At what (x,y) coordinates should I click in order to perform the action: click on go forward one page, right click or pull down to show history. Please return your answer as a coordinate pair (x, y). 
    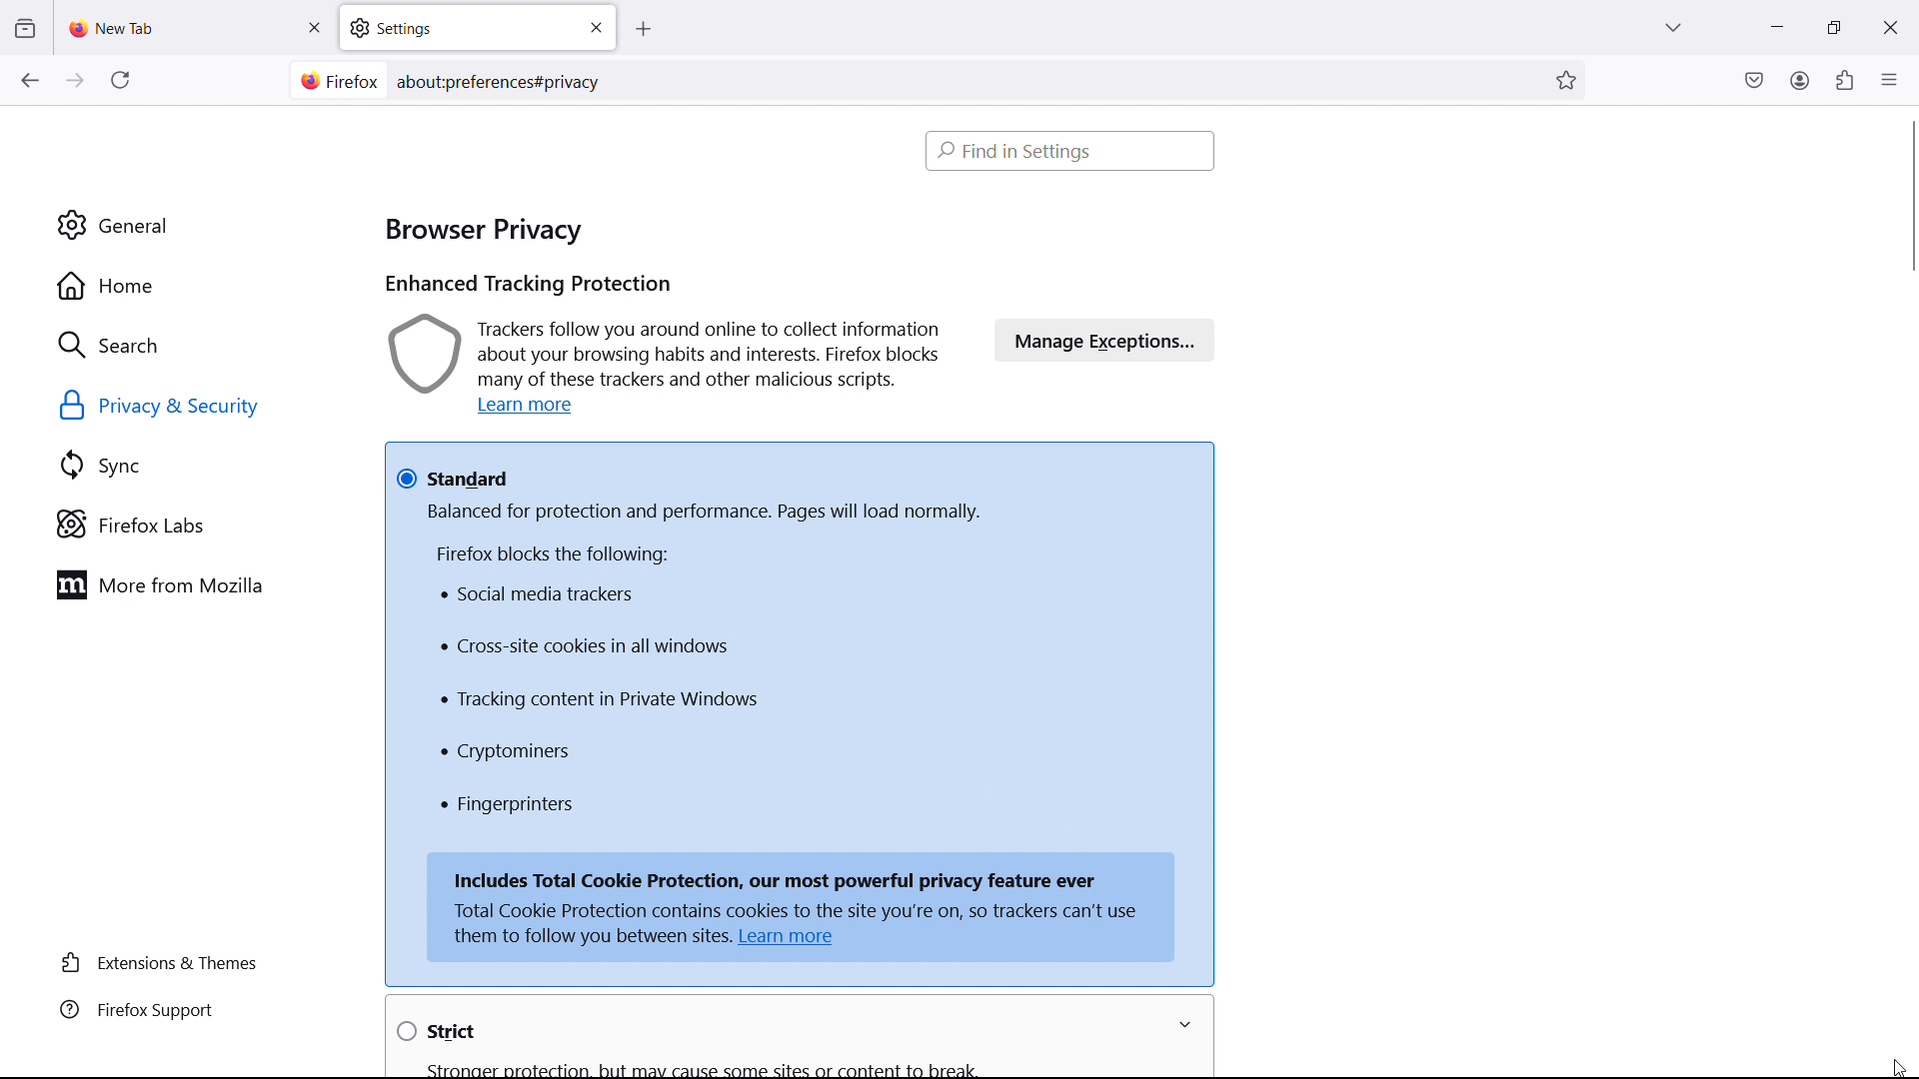
    Looking at the image, I should click on (75, 81).